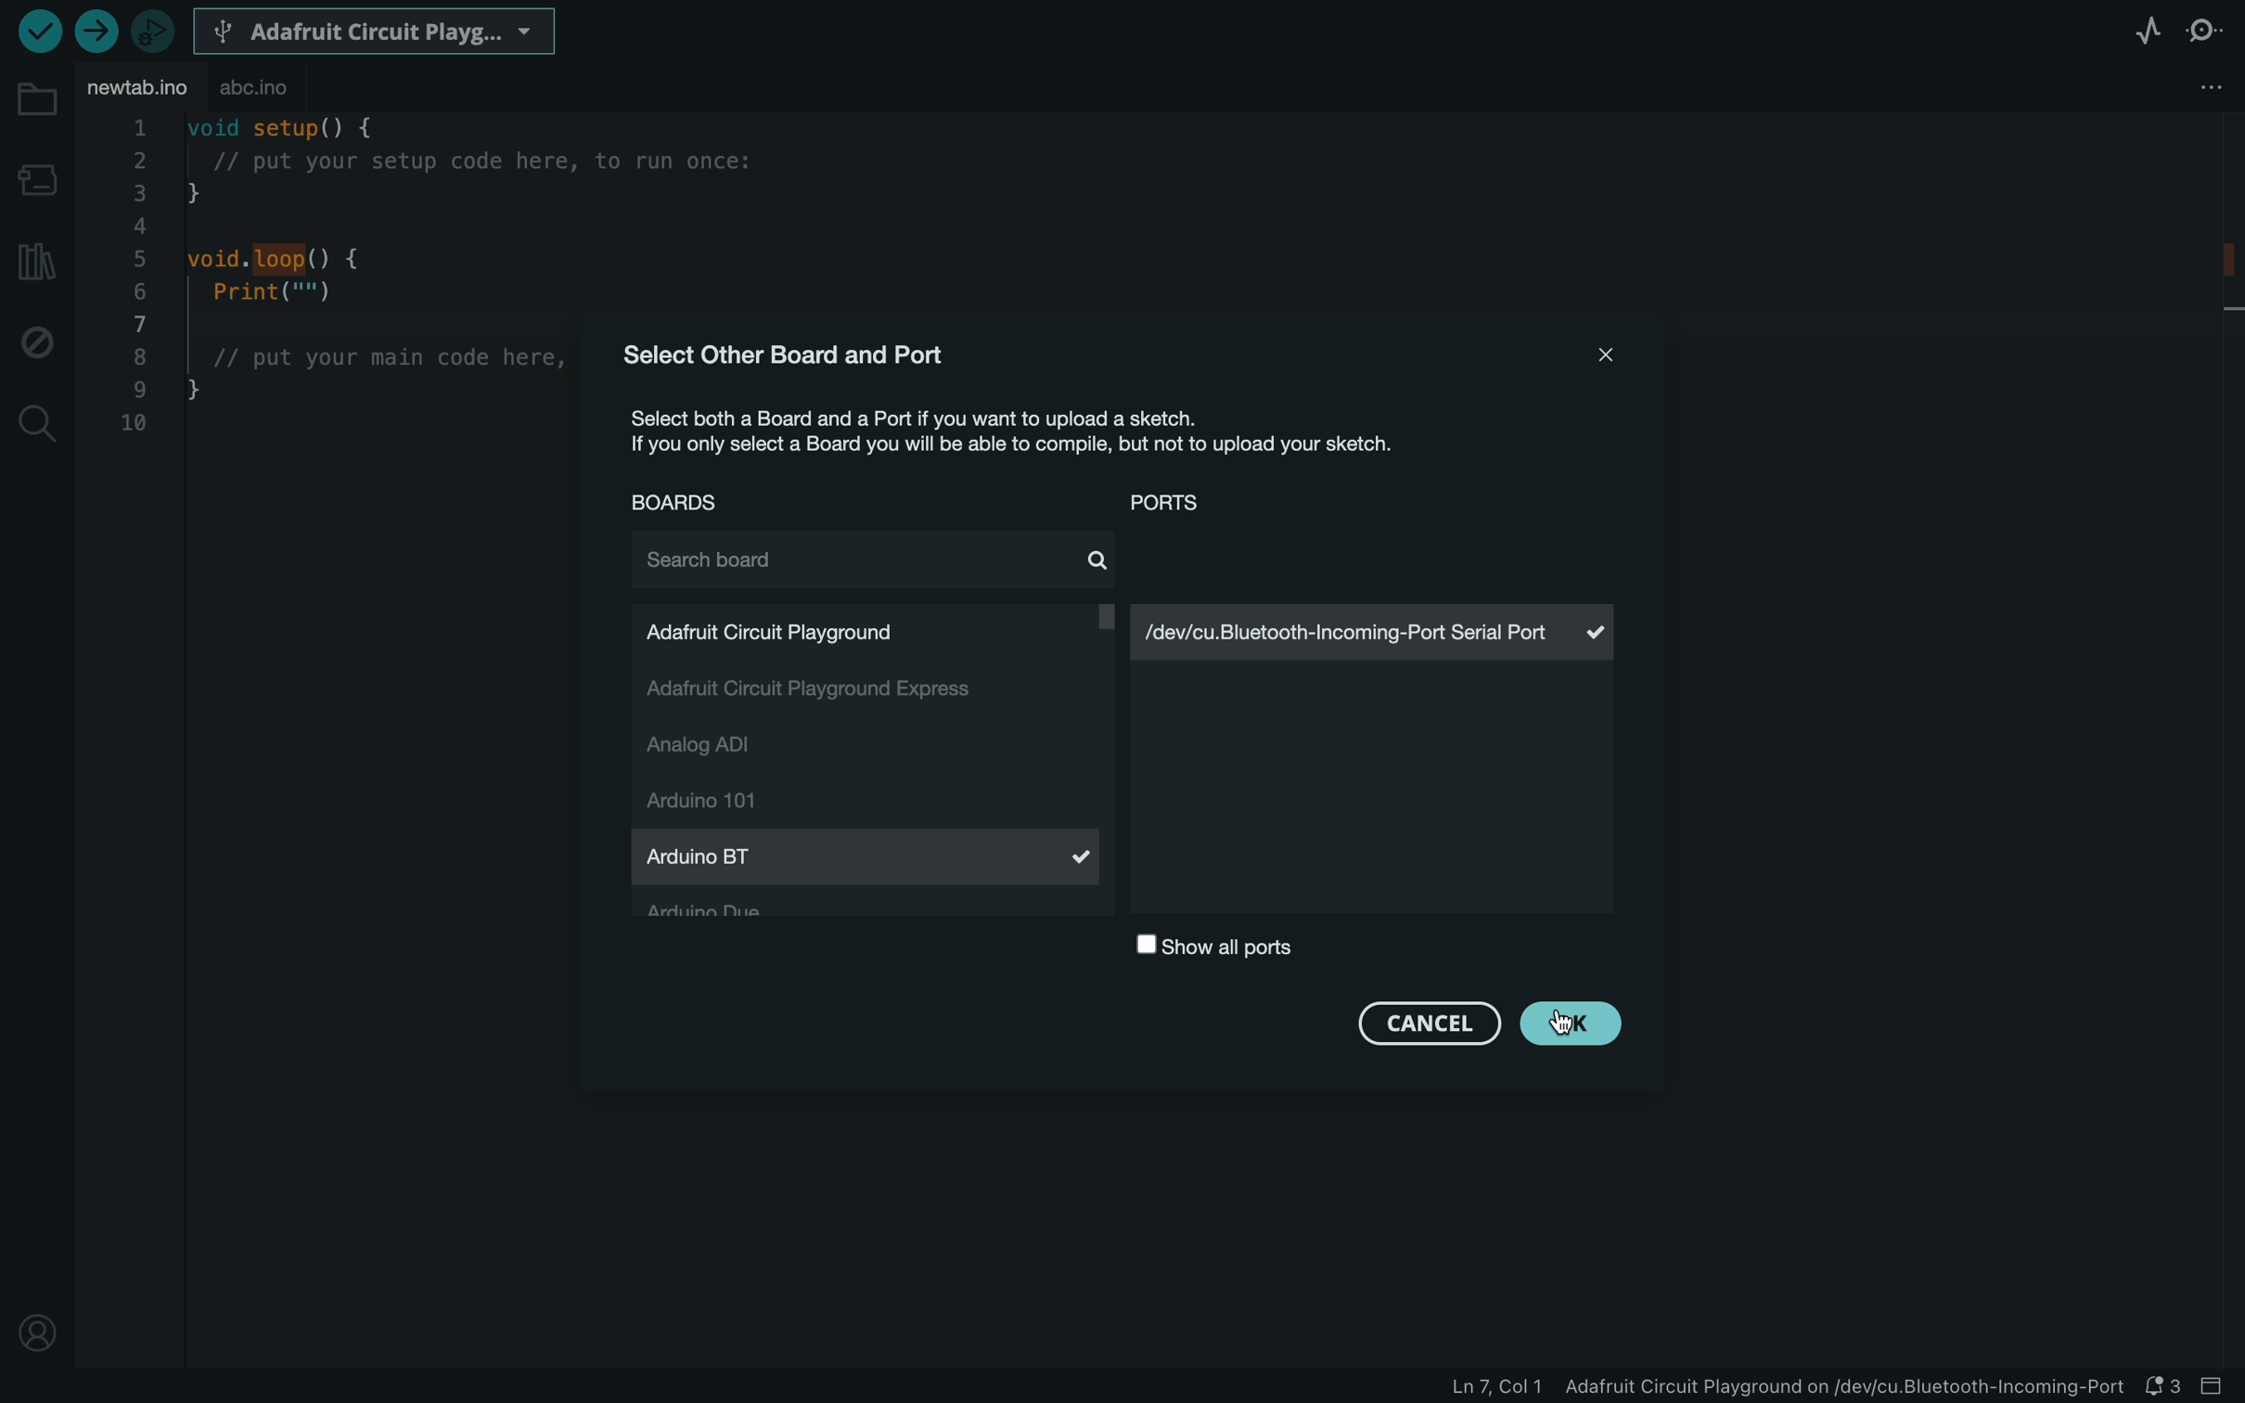  What do you see at coordinates (2164, 1388) in the screenshot?
I see `notification` at bounding box center [2164, 1388].